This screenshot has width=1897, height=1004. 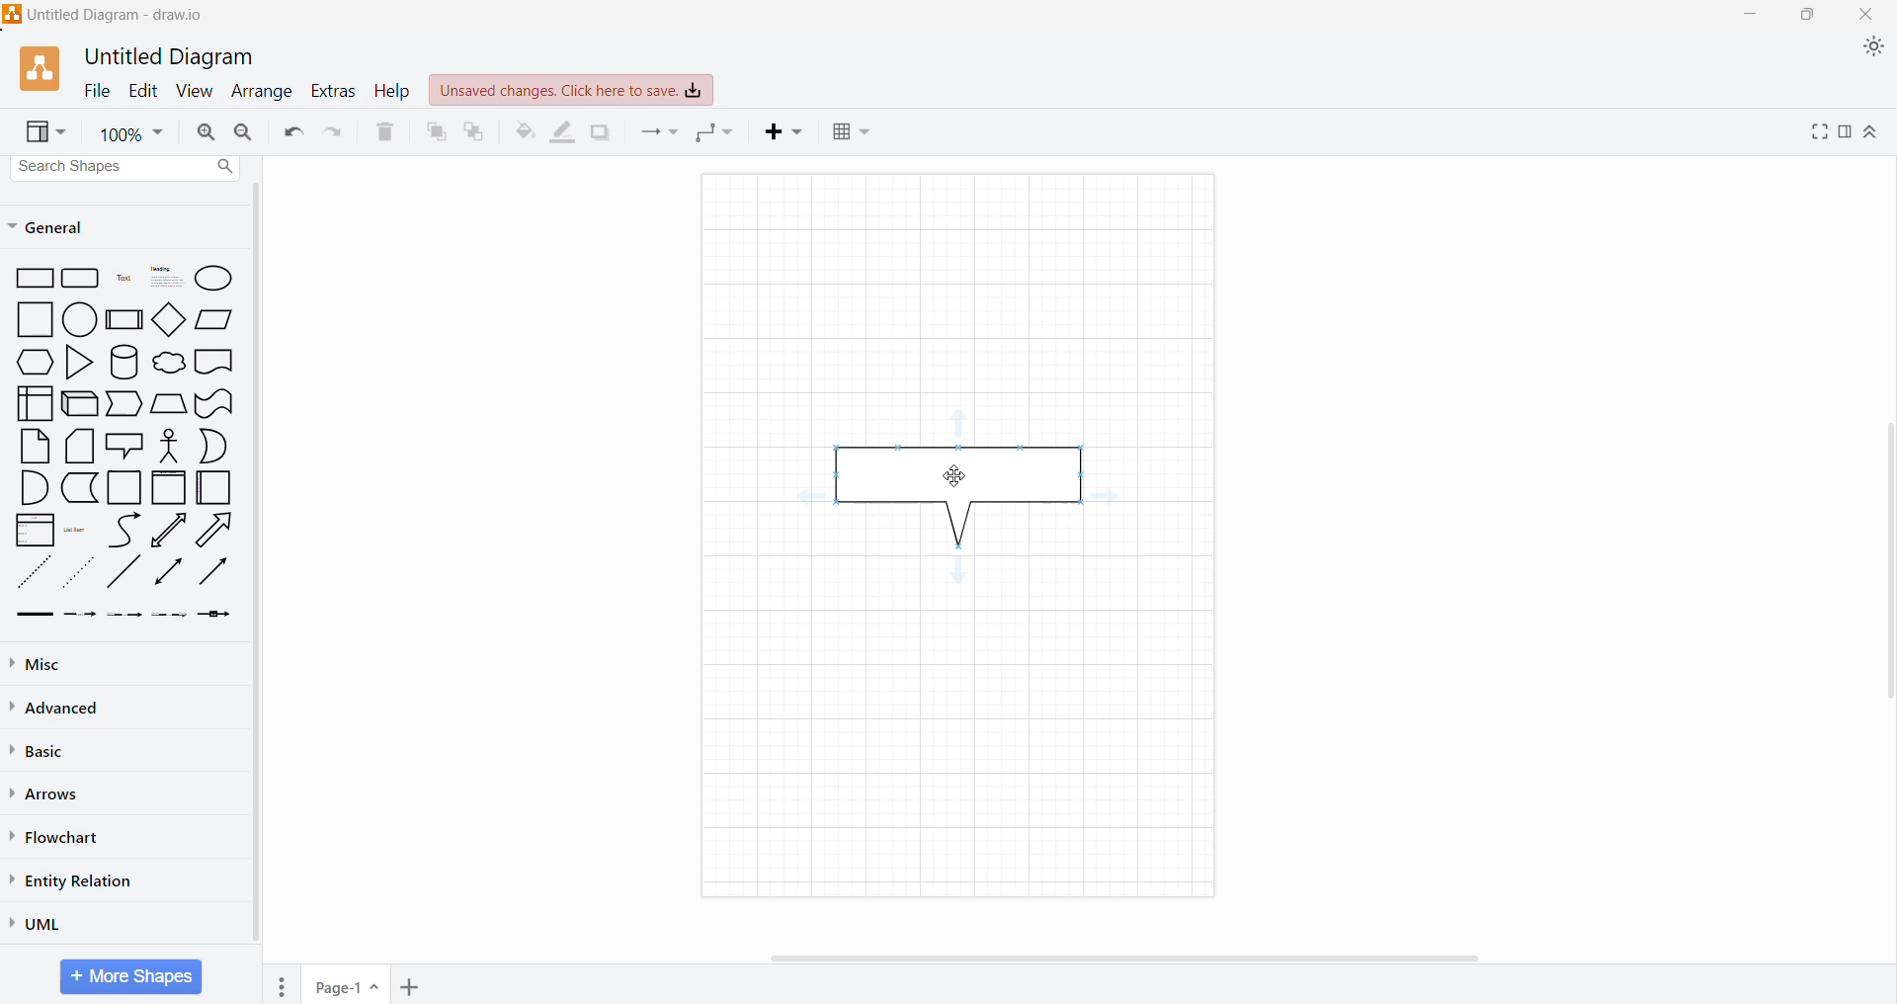 I want to click on frame, so click(x=169, y=487).